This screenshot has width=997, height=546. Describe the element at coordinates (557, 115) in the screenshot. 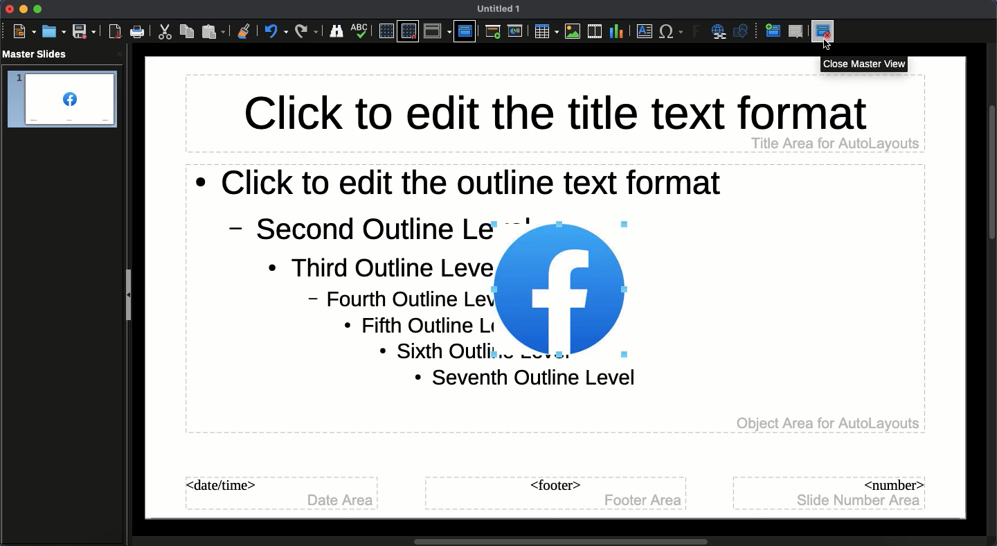

I see `Master slide title` at that location.